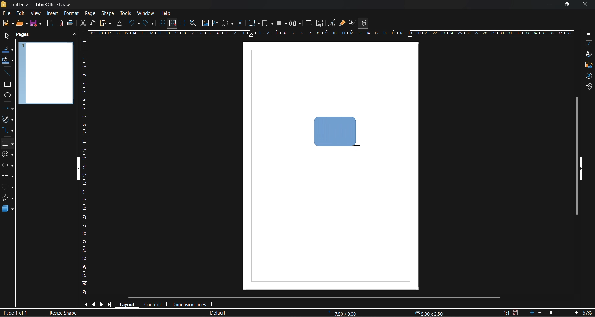 The image size is (595, 317). I want to click on rounded rectangle, so click(335, 130).